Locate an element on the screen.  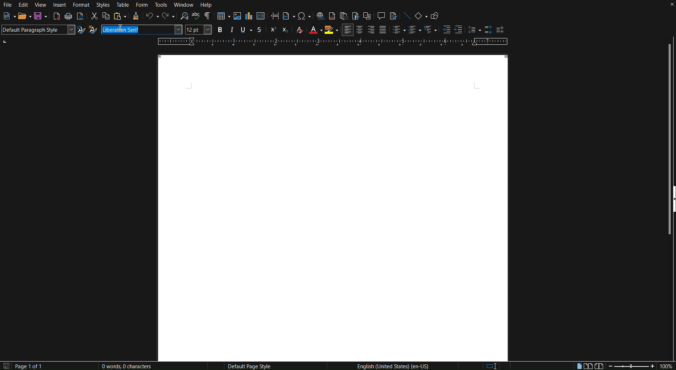
Digital signature: the document is not signed. is located at coordinates (518, 366).